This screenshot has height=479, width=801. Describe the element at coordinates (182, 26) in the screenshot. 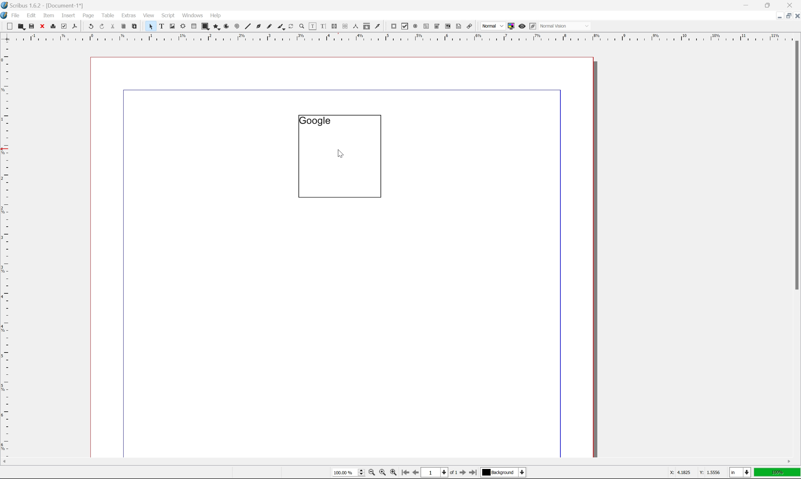

I see `render frame` at that location.